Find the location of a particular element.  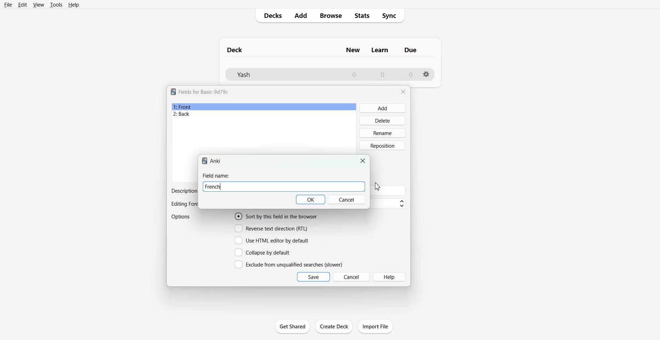

Reverse text direction (RTL) is located at coordinates (271, 228).